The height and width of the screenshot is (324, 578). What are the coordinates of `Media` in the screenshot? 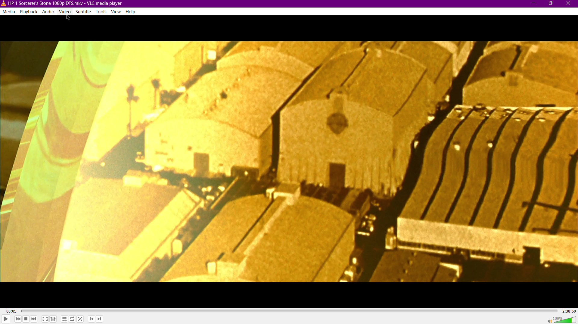 It's located at (8, 12).